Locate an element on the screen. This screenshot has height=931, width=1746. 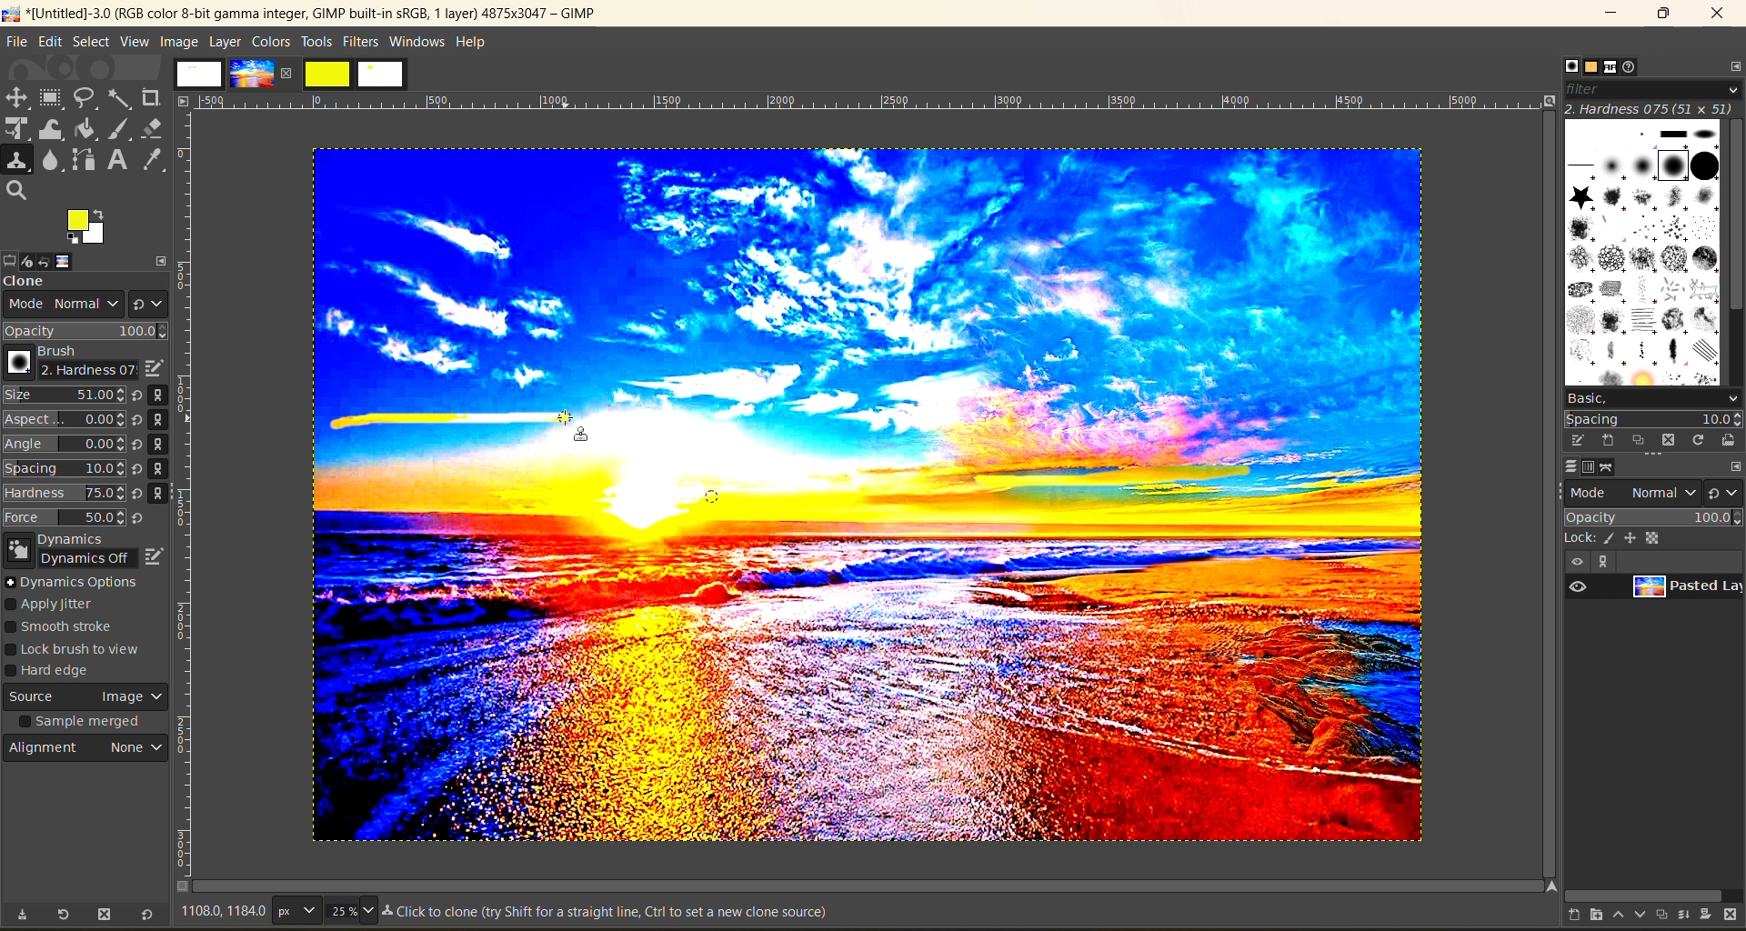
layers is located at coordinates (1565, 467).